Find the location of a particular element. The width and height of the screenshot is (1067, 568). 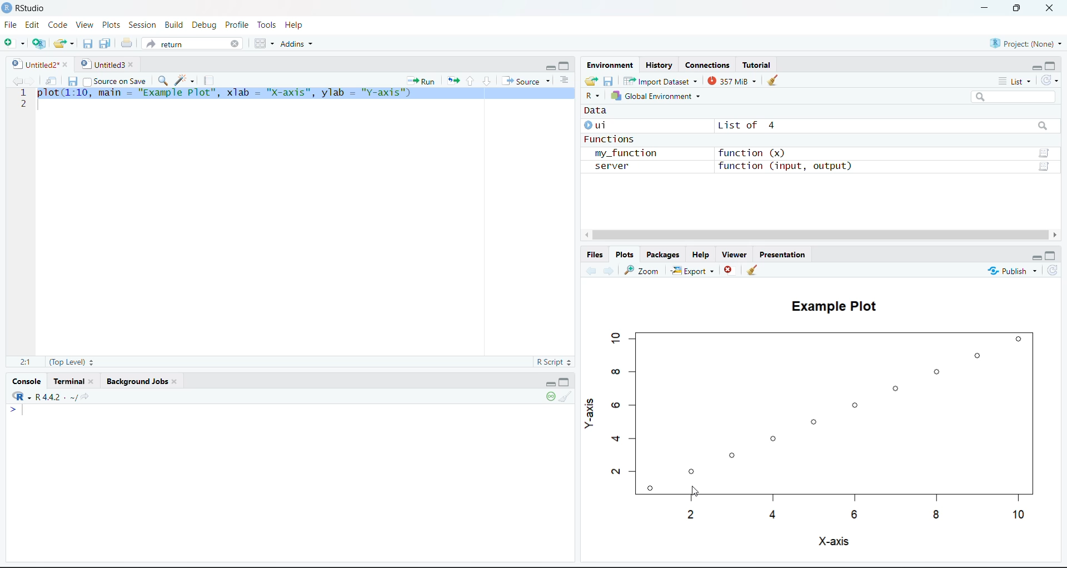

Maximize/Restore is located at coordinates (1019, 9).